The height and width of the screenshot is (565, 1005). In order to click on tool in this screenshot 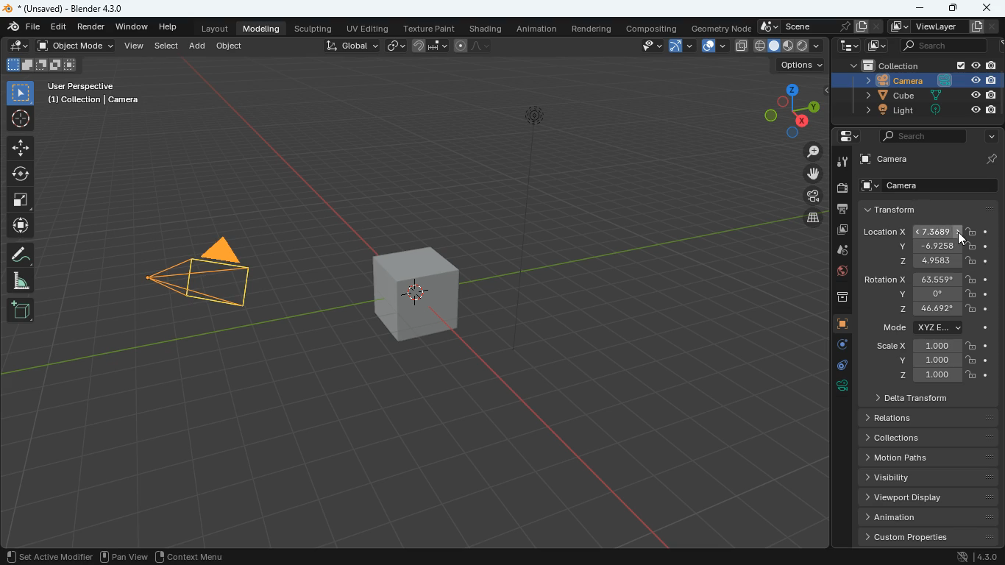, I will do `click(842, 164)`.